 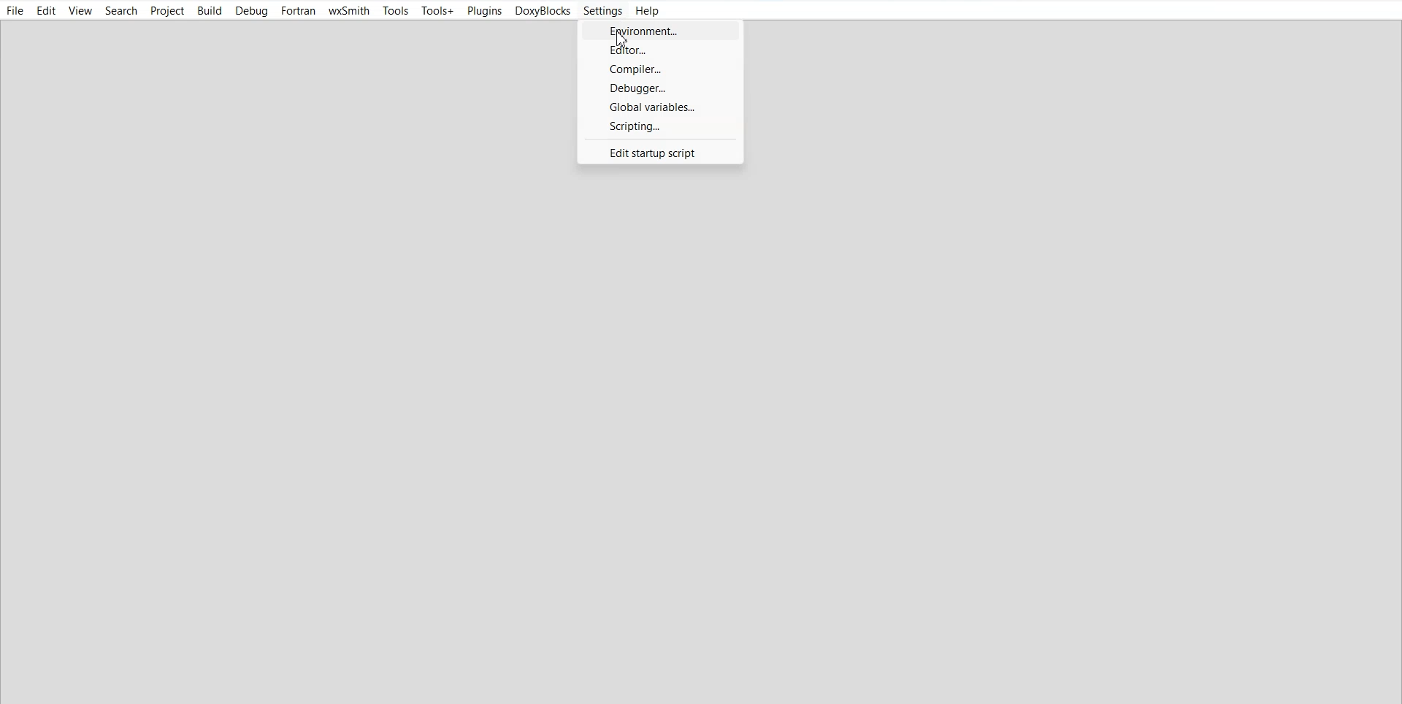 What do you see at coordinates (602, 11) in the screenshot?
I see `Setting` at bounding box center [602, 11].